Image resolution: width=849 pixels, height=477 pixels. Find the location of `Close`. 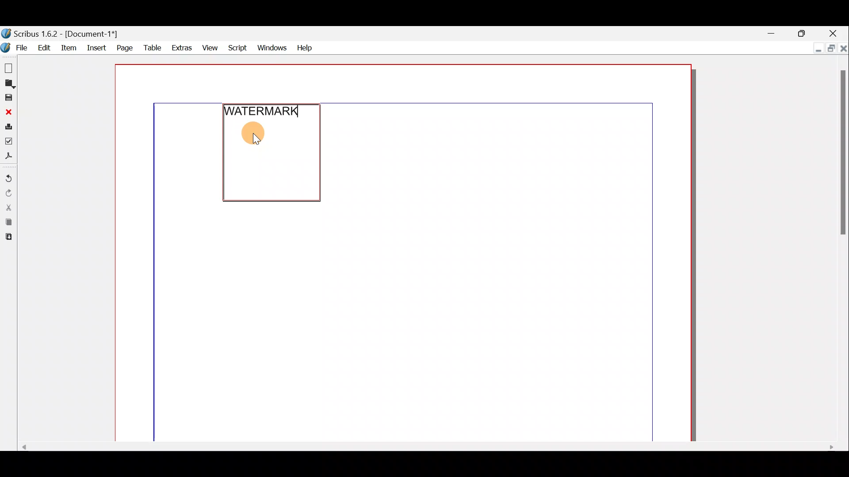

Close is located at coordinates (8, 112).